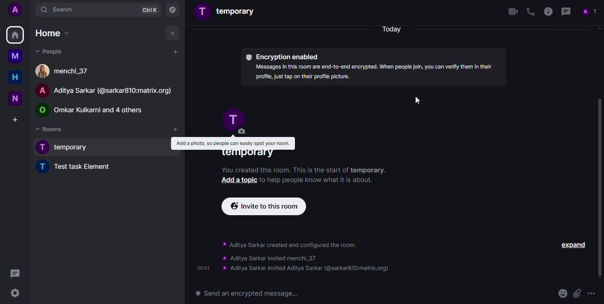  Describe the element at coordinates (390, 29) in the screenshot. I see `today` at that location.